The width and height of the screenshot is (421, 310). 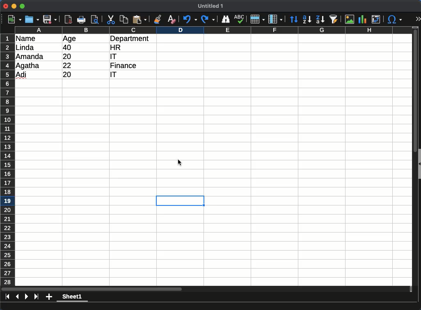 What do you see at coordinates (419, 163) in the screenshot?
I see `collapse` at bounding box center [419, 163].